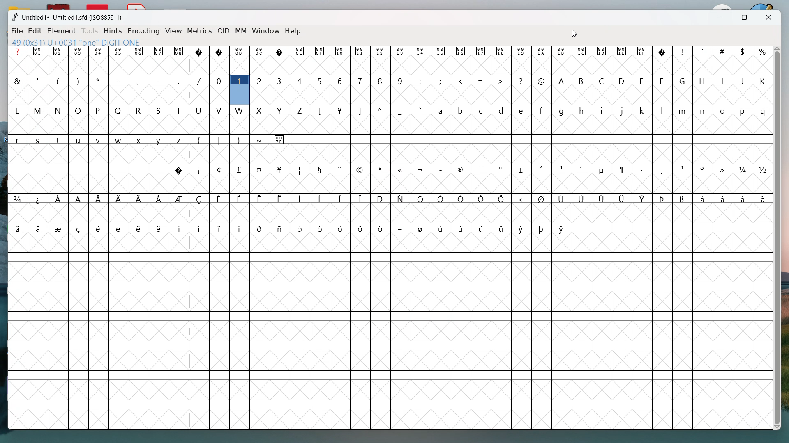  Describe the element at coordinates (219, 80) in the screenshot. I see `0` at that location.